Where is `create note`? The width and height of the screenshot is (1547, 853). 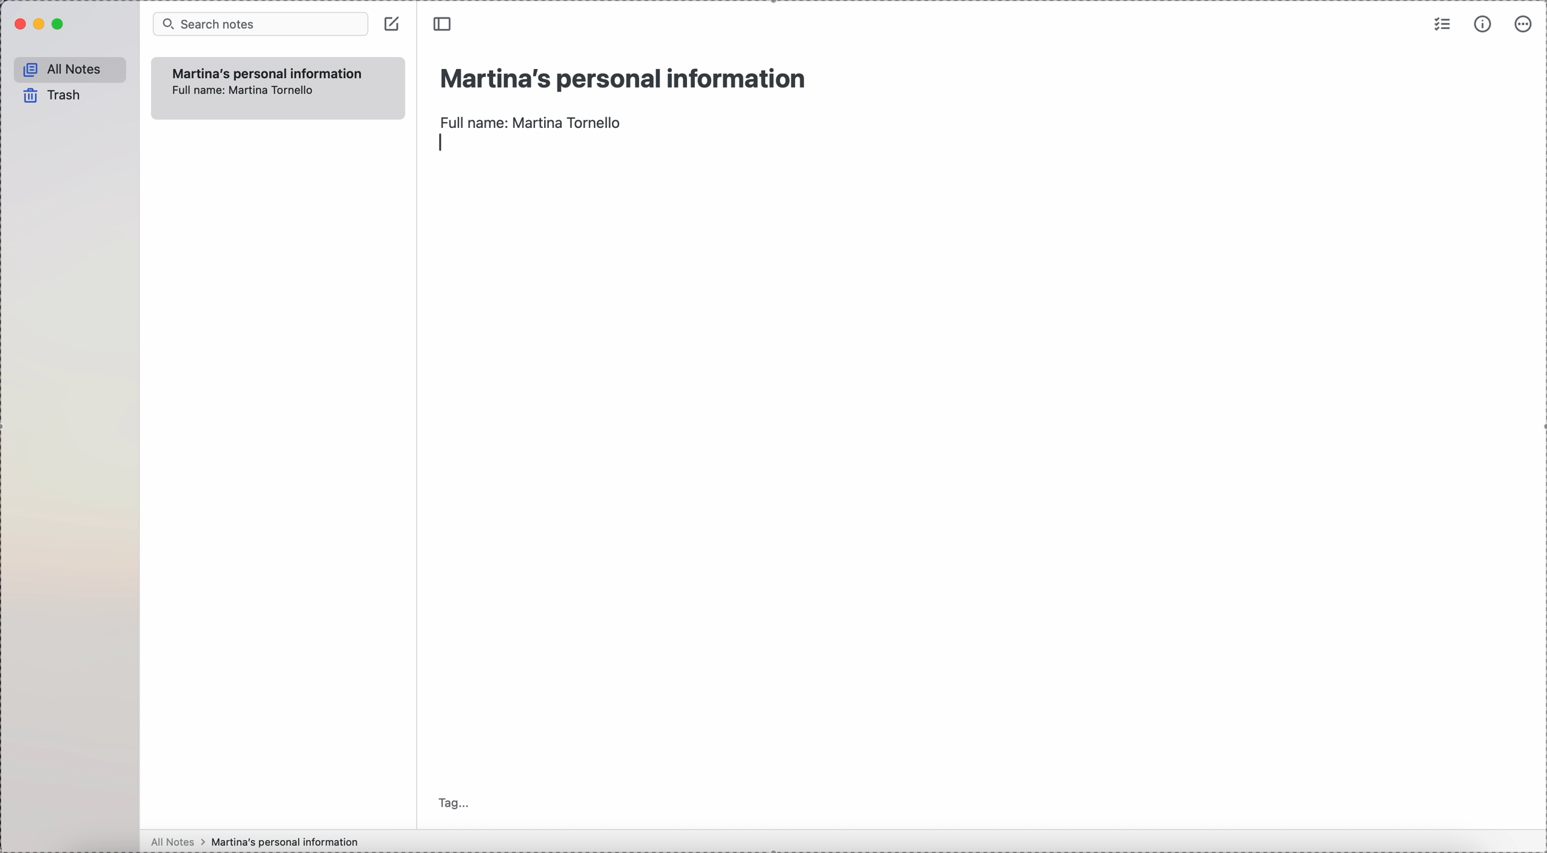
create note is located at coordinates (393, 24).